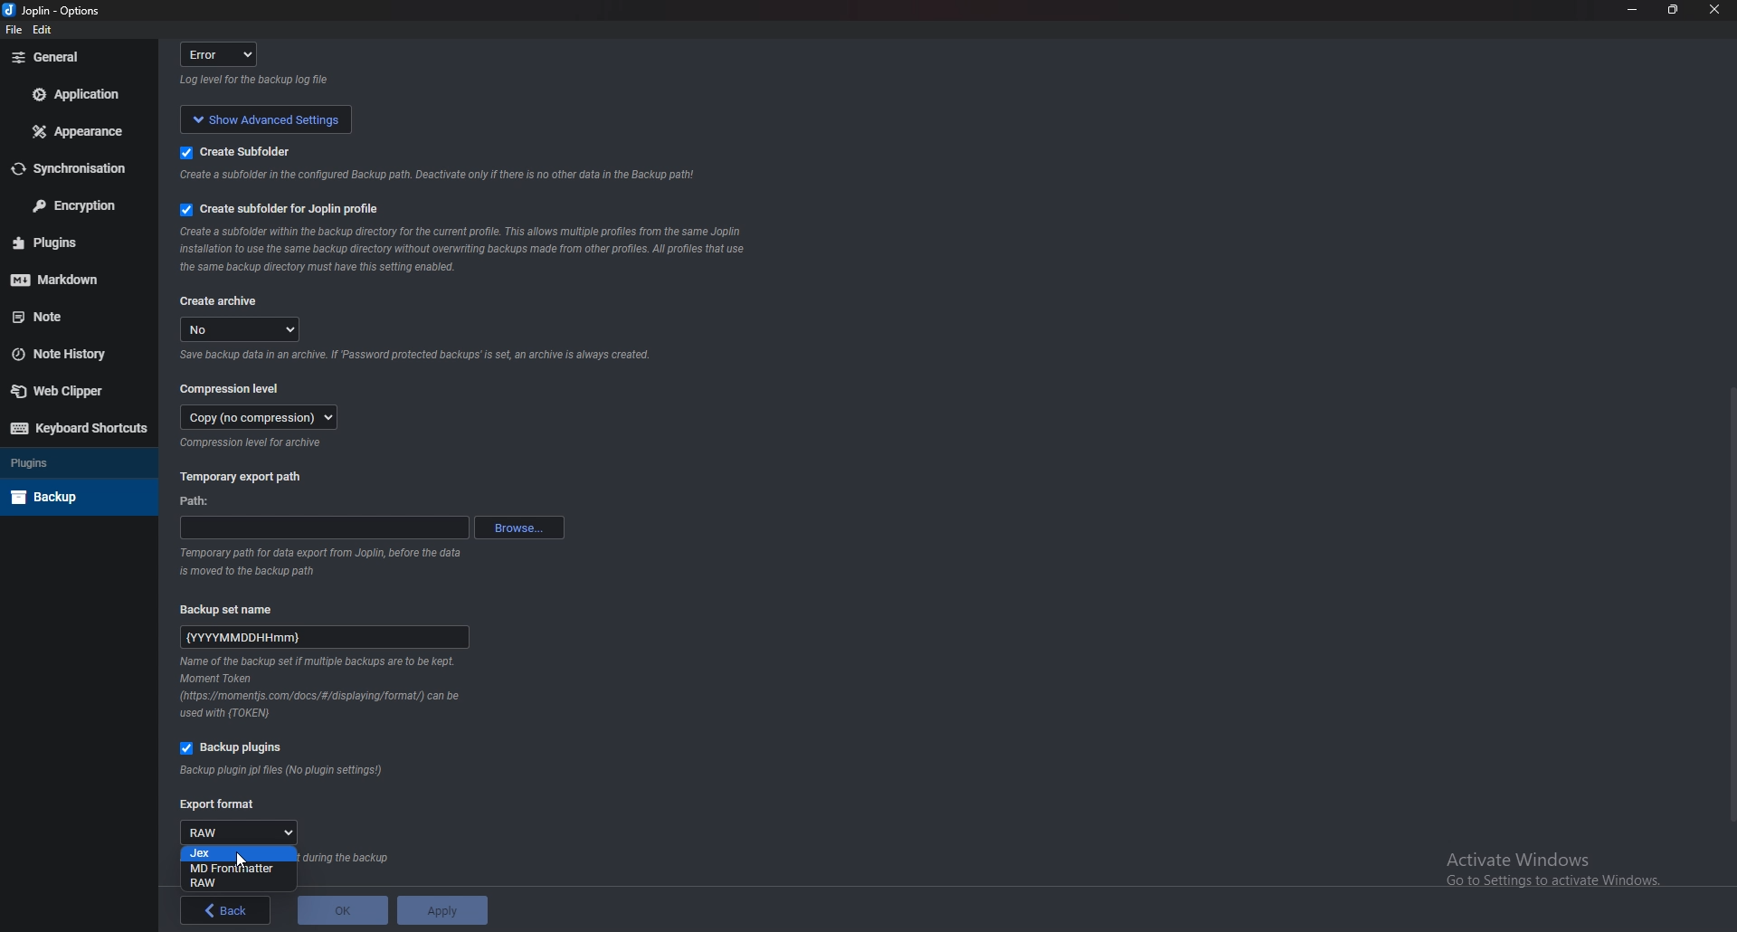  What do you see at coordinates (45, 33) in the screenshot?
I see `edit` at bounding box center [45, 33].